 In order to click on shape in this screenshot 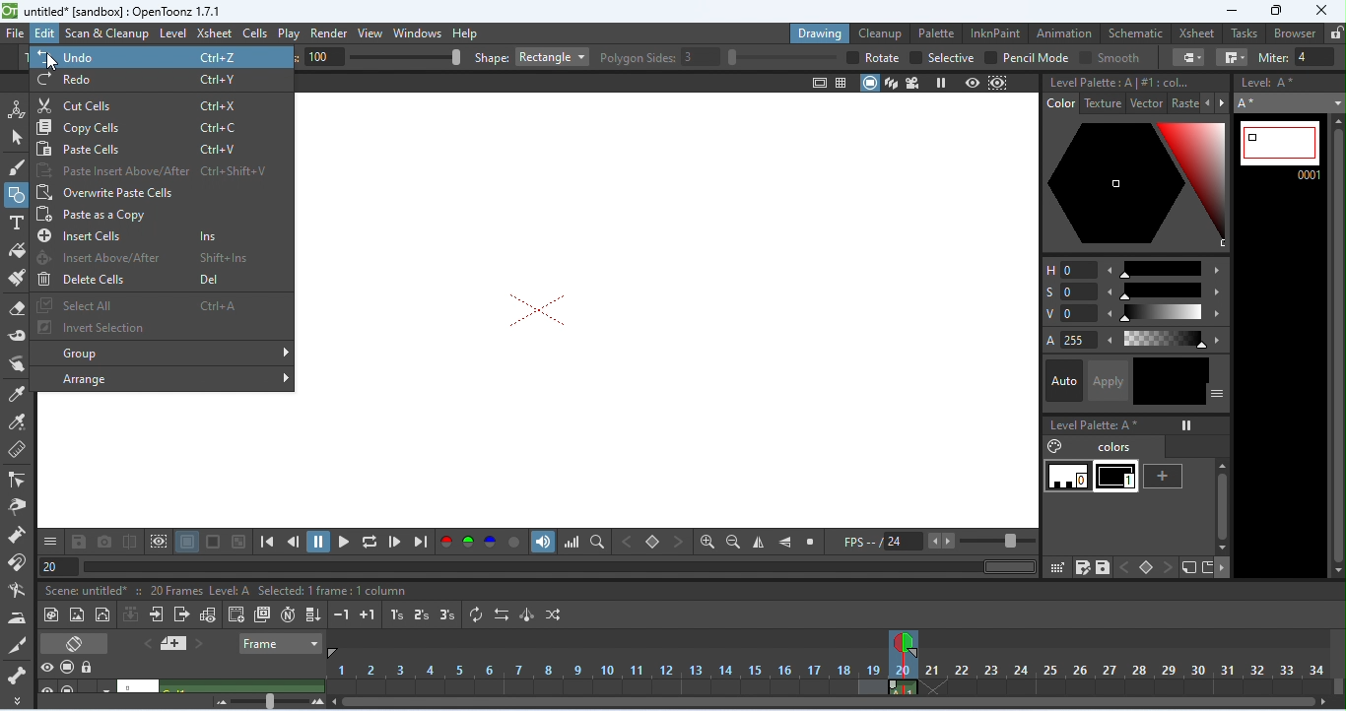, I will do `click(492, 57)`.